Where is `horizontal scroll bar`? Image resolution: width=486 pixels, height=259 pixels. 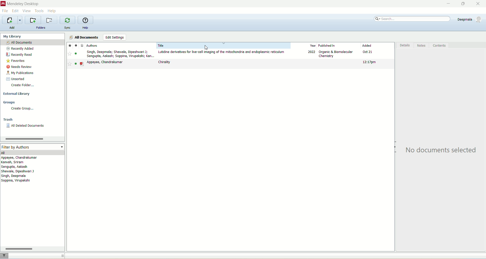 horizontal scroll bar is located at coordinates (32, 138).